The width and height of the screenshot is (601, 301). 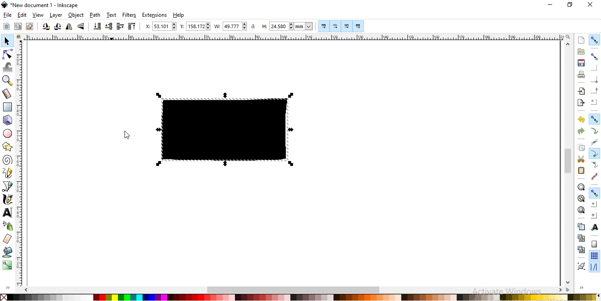 I want to click on snap midpoints of bounding box edges, so click(x=595, y=90).